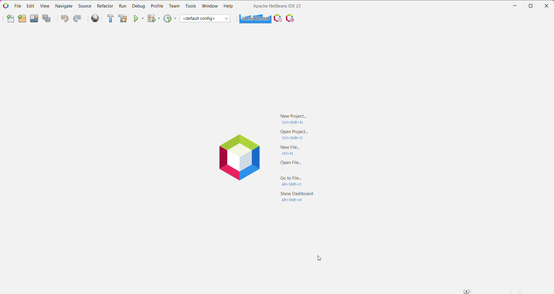 The width and height of the screenshot is (554, 294). I want to click on View, so click(45, 5).